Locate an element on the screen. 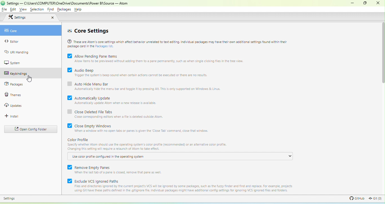 This screenshot has height=204, width=385. packages menu is located at coordinates (64, 9).